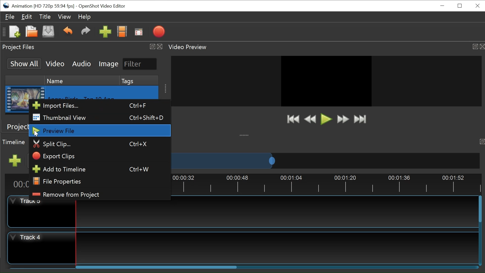 This screenshot has width=485, height=273. Describe the element at coordinates (43, 7) in the screenshot. I see `Project Name` at that location.